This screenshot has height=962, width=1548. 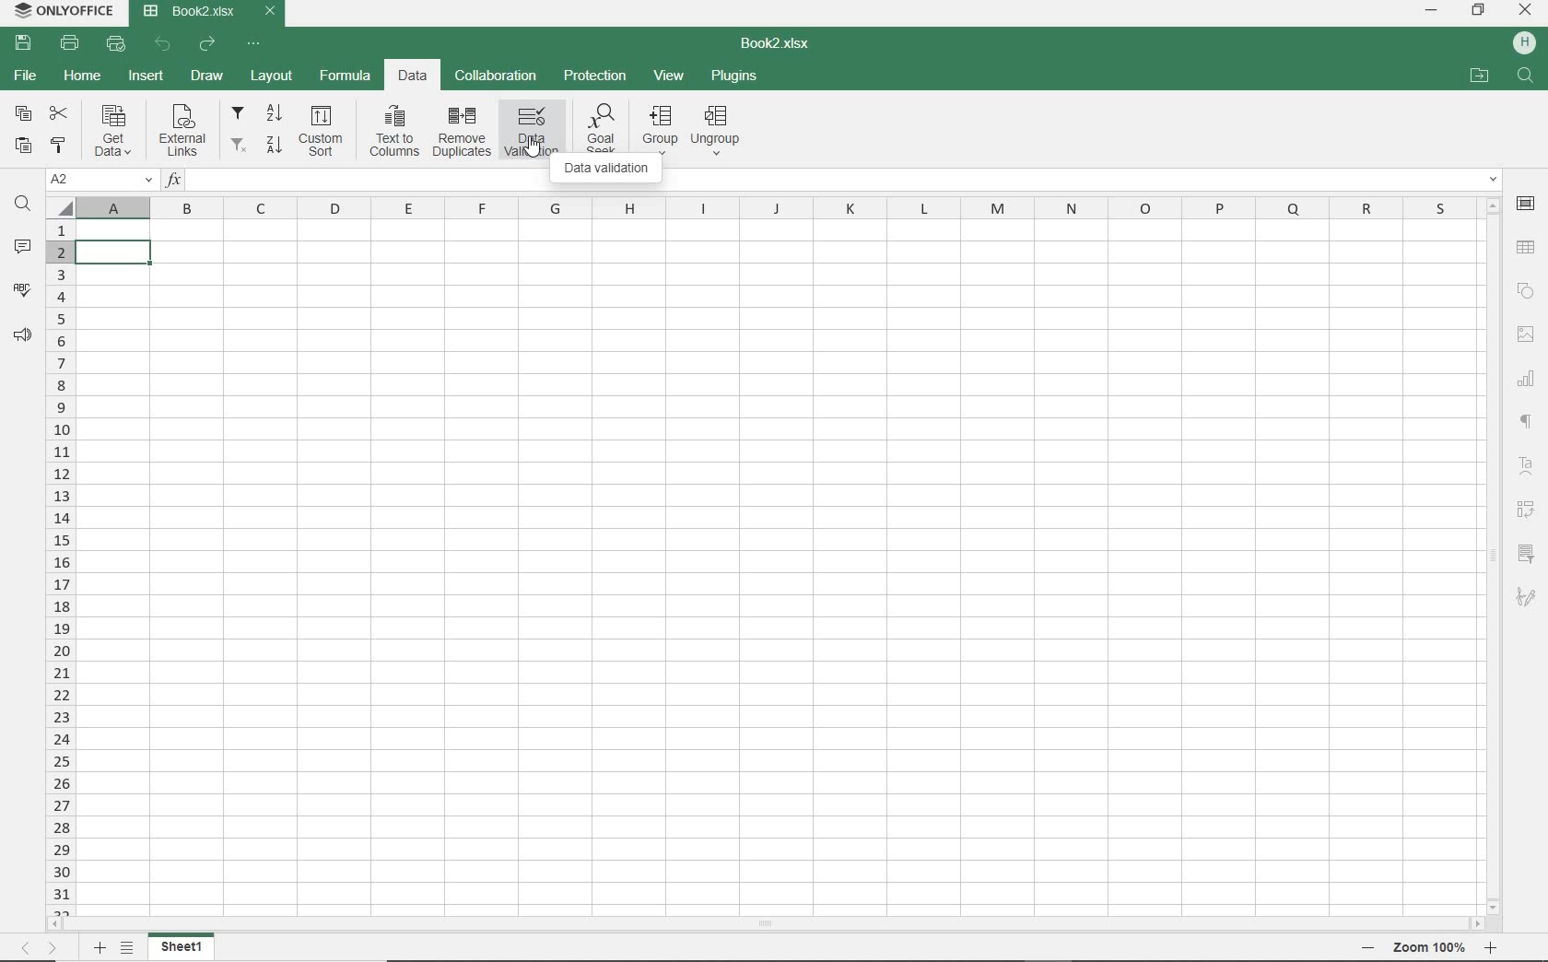 I want to click on SHAPE, so click(x=1526, y=293).